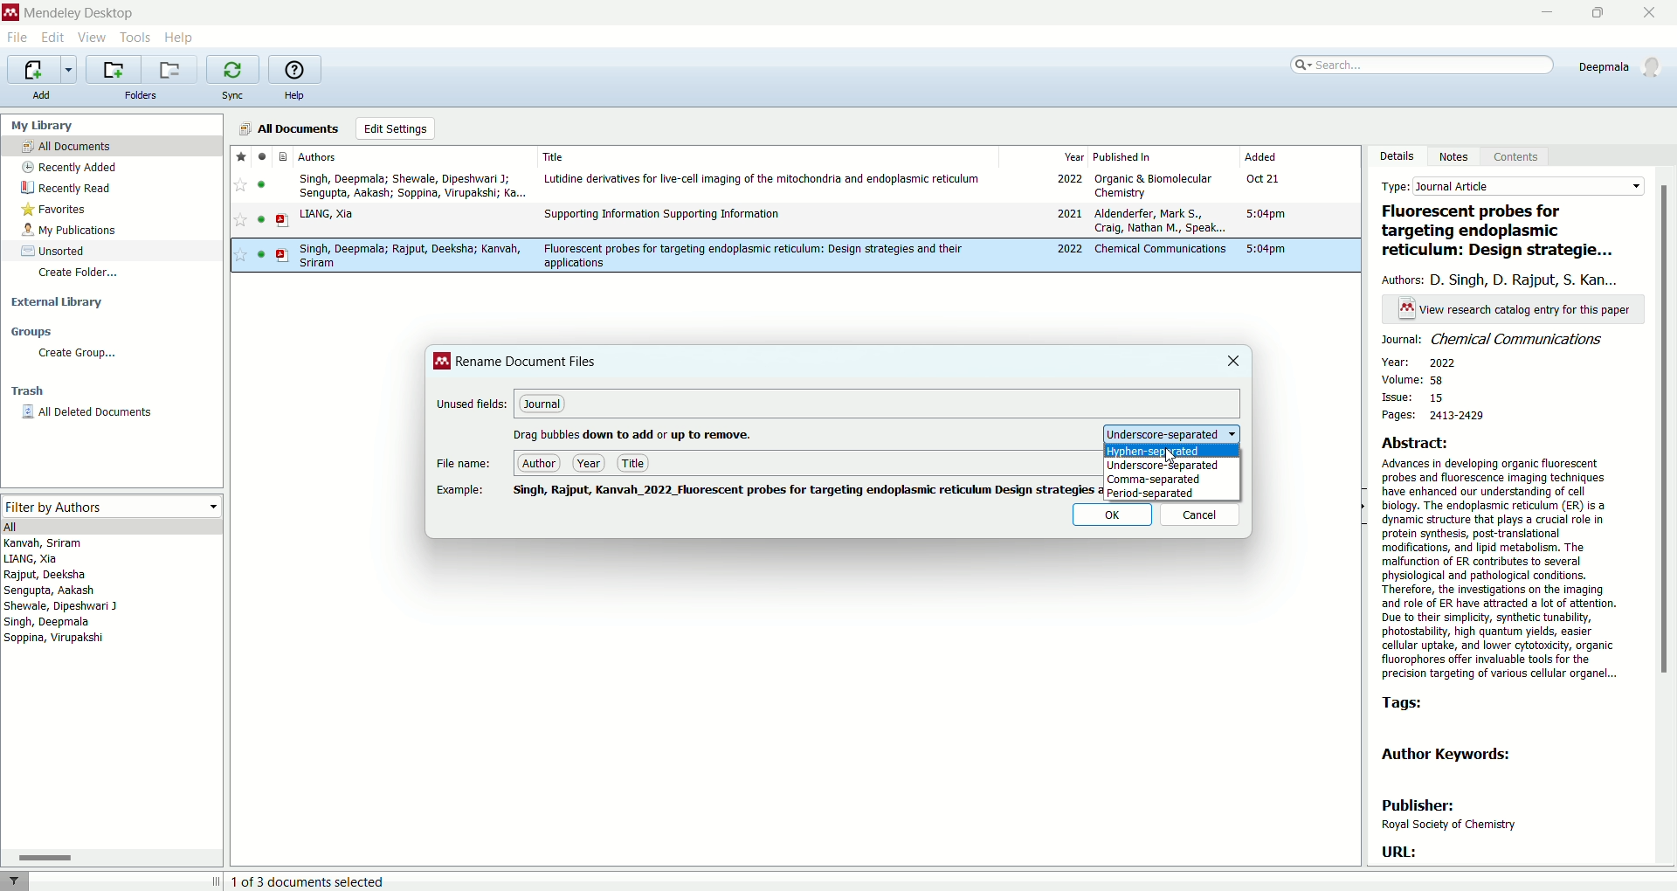  I want to click on underscore-separated, so click(1170, 432).